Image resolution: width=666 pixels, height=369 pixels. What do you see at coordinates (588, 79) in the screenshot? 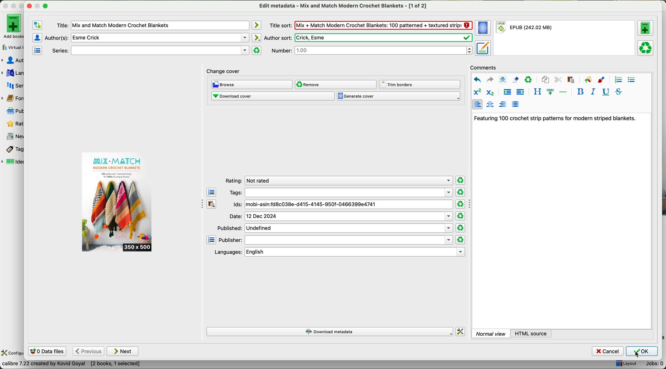
I see `background color` at bounding box center [588, 79].